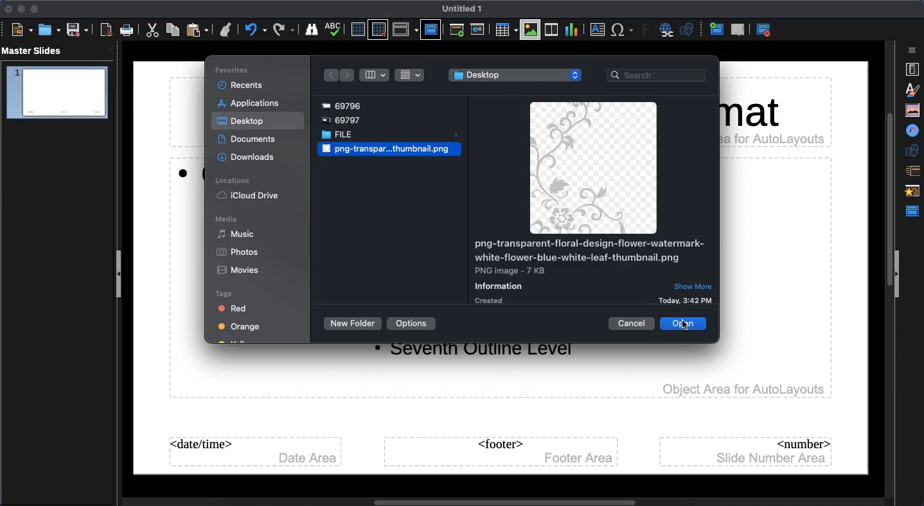 This screenshot has width=924, height=506. Describe the element at coordinates (36, 51) in the screenshot. I see `Master slides` at that location.